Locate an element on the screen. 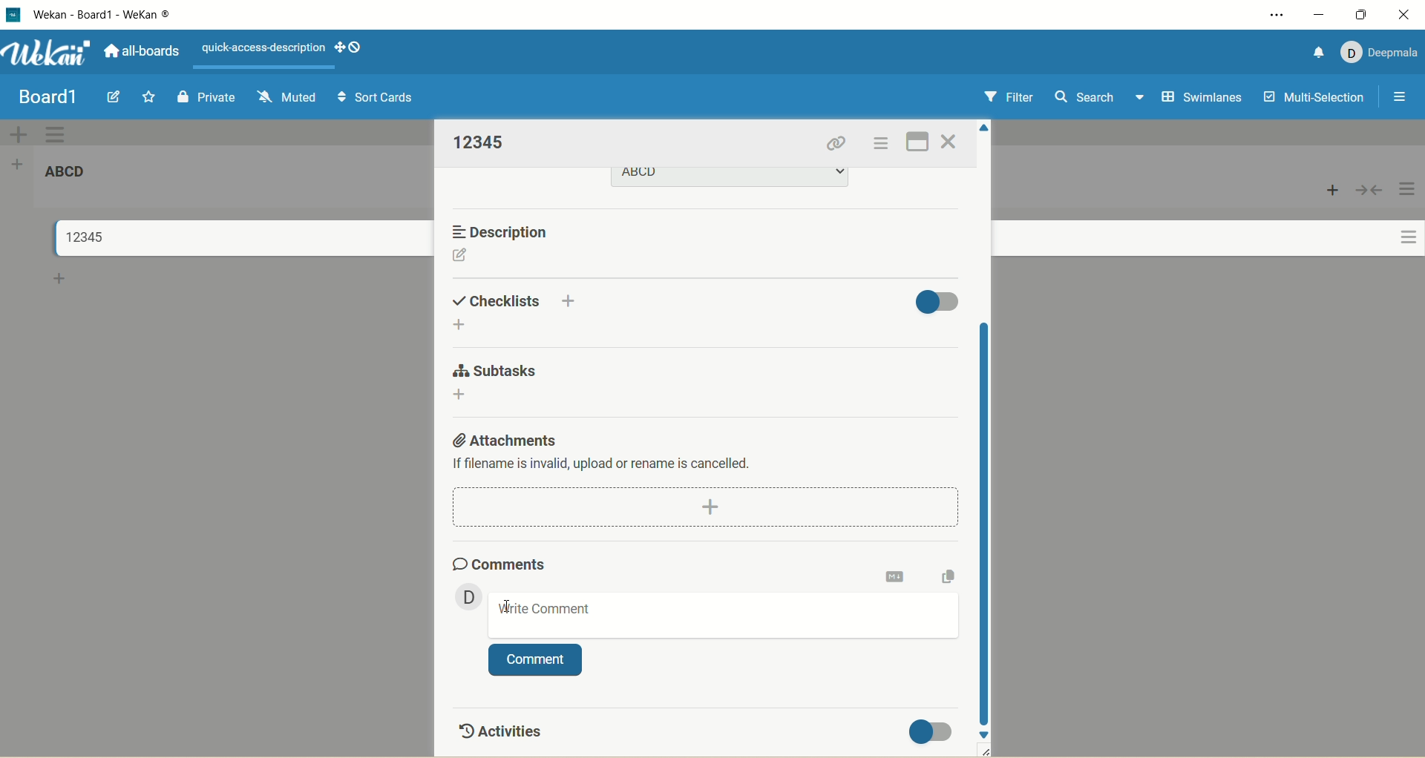 The width and height of the screenshot is (1425, 758). close is located at coordinates (1404, 14).